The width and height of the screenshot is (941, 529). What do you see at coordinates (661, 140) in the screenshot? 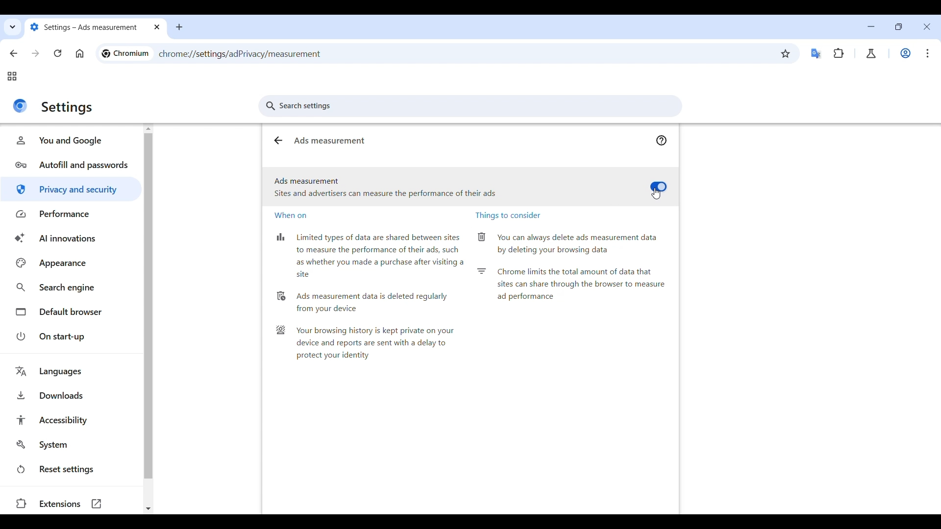
I see `help` at bounding box center [661, 140].